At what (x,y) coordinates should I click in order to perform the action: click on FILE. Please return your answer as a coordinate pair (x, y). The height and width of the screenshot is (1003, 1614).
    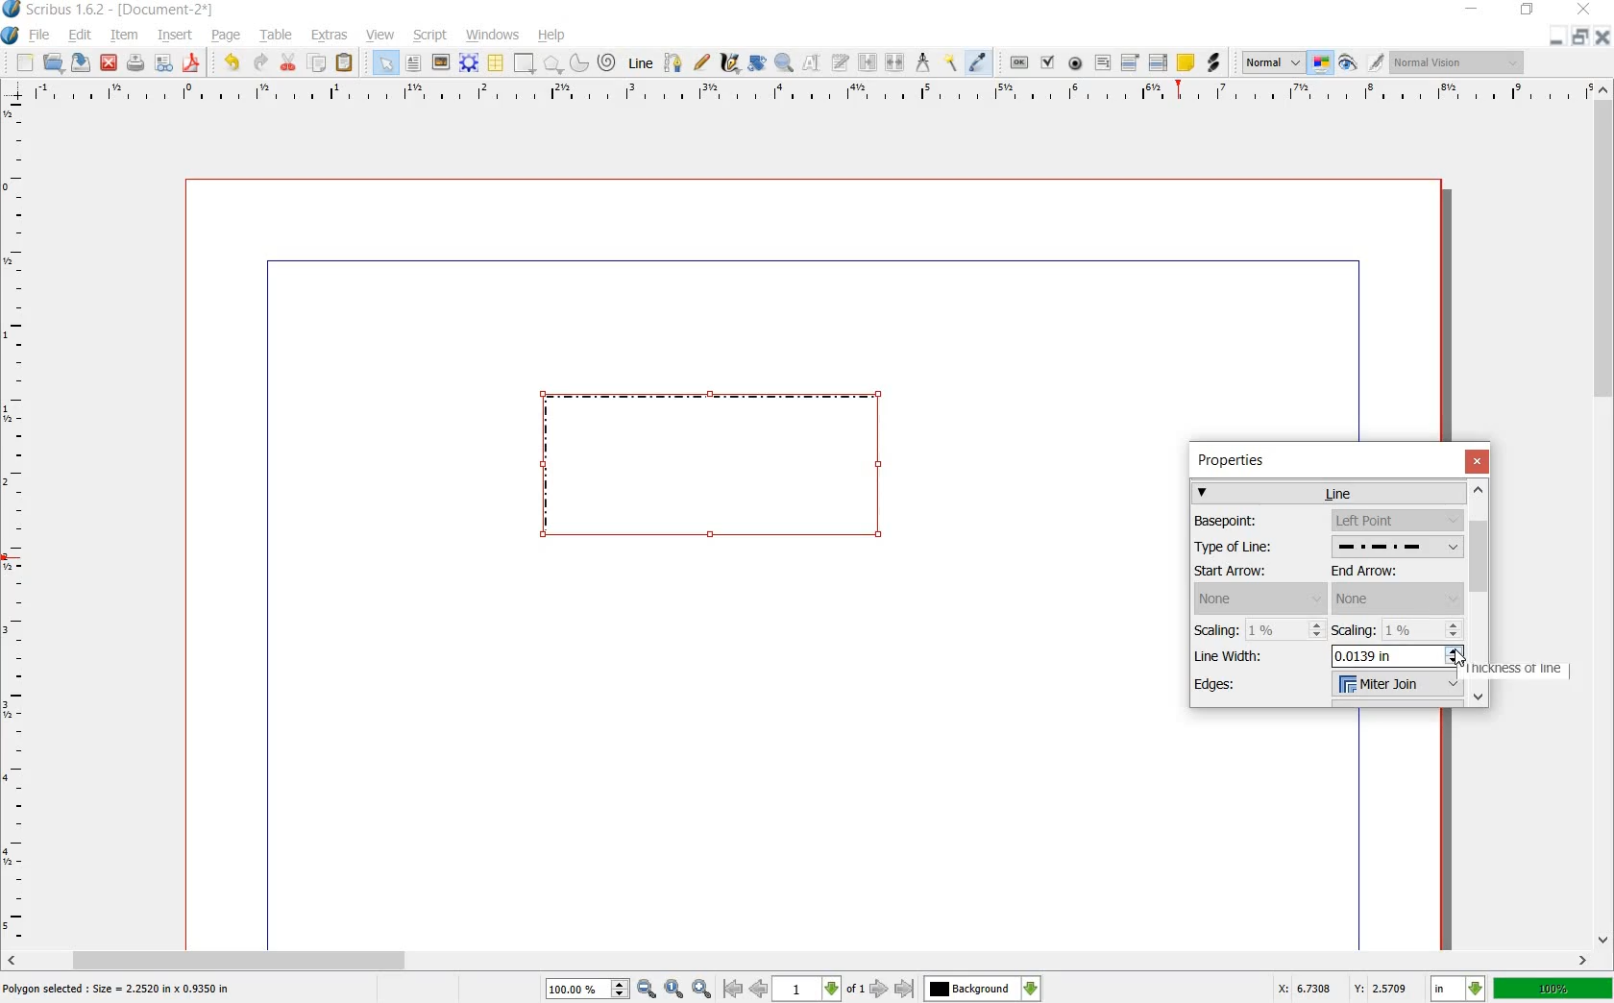
    Looking at the image, I should click on (39, 37).